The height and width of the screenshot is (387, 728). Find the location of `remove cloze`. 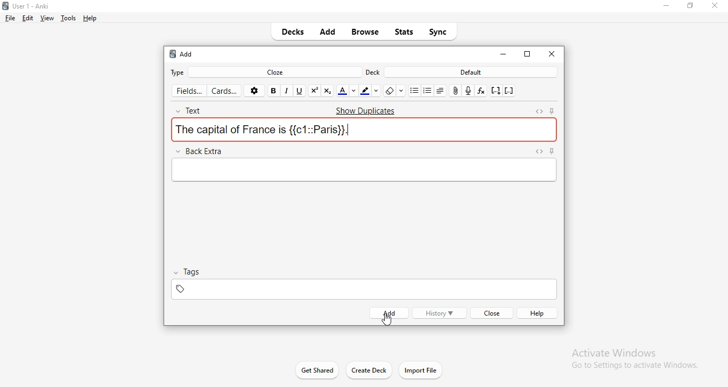

remove cloze is located at coordinates (509, 91).